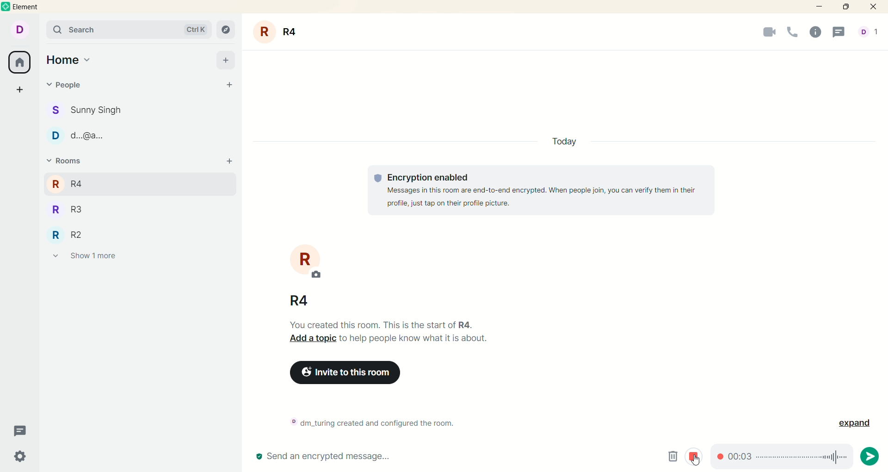 The image size is (888, 472). Describe the element at coordinates (85, 258) in the screenshot. I see `show 1 more` at that location.